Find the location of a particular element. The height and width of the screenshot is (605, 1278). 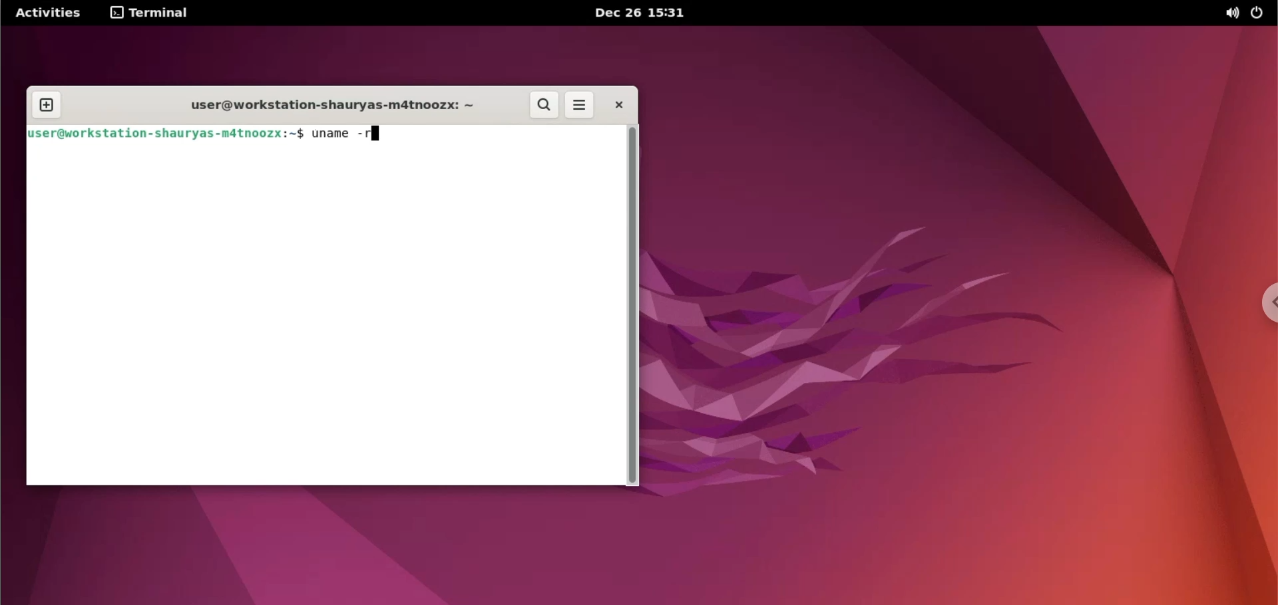

user@workstation-shauryas-mdtnoozx:~ is located at coordinates (318, 106).